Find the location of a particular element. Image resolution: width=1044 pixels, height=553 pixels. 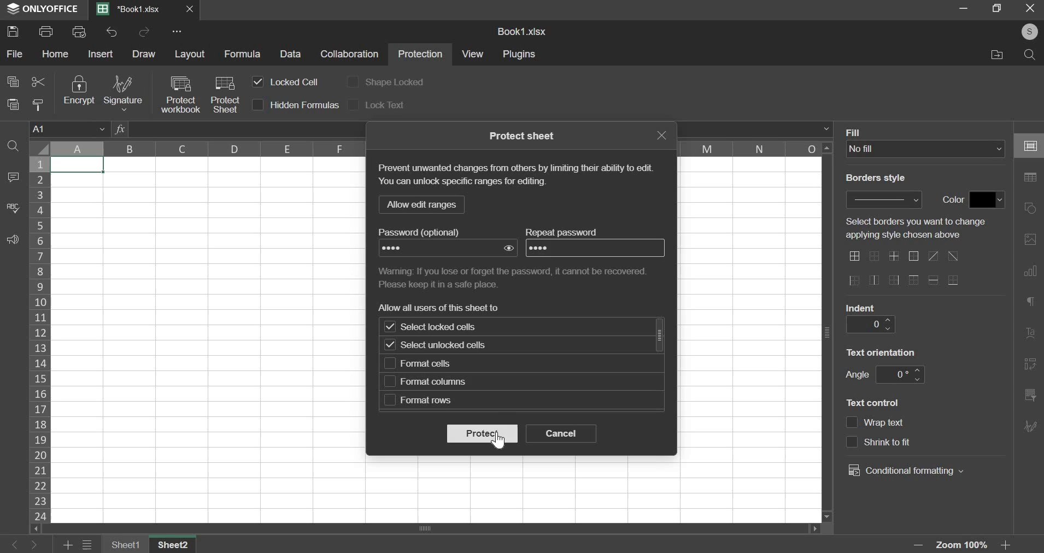

indent is located at coordinates (870, 324).